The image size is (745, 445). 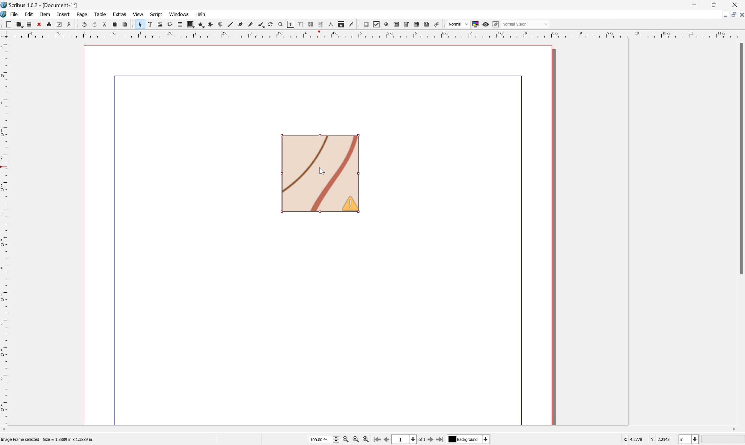 I want to click on Minimize, so click(x=694, y=4).